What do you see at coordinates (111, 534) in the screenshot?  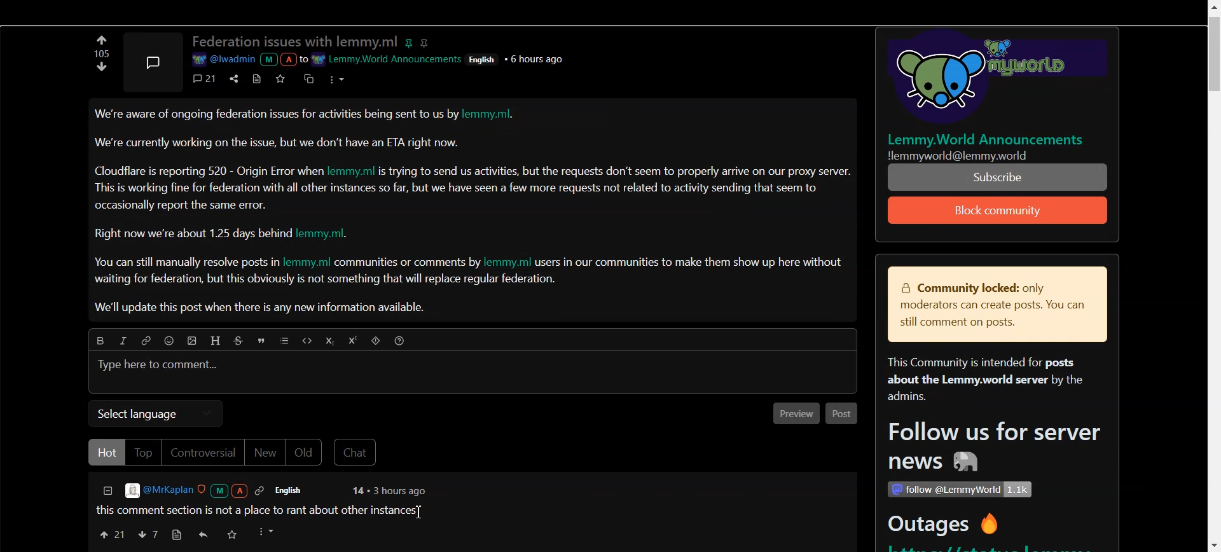 I see `Upvote` at bounding box center [111, 534].